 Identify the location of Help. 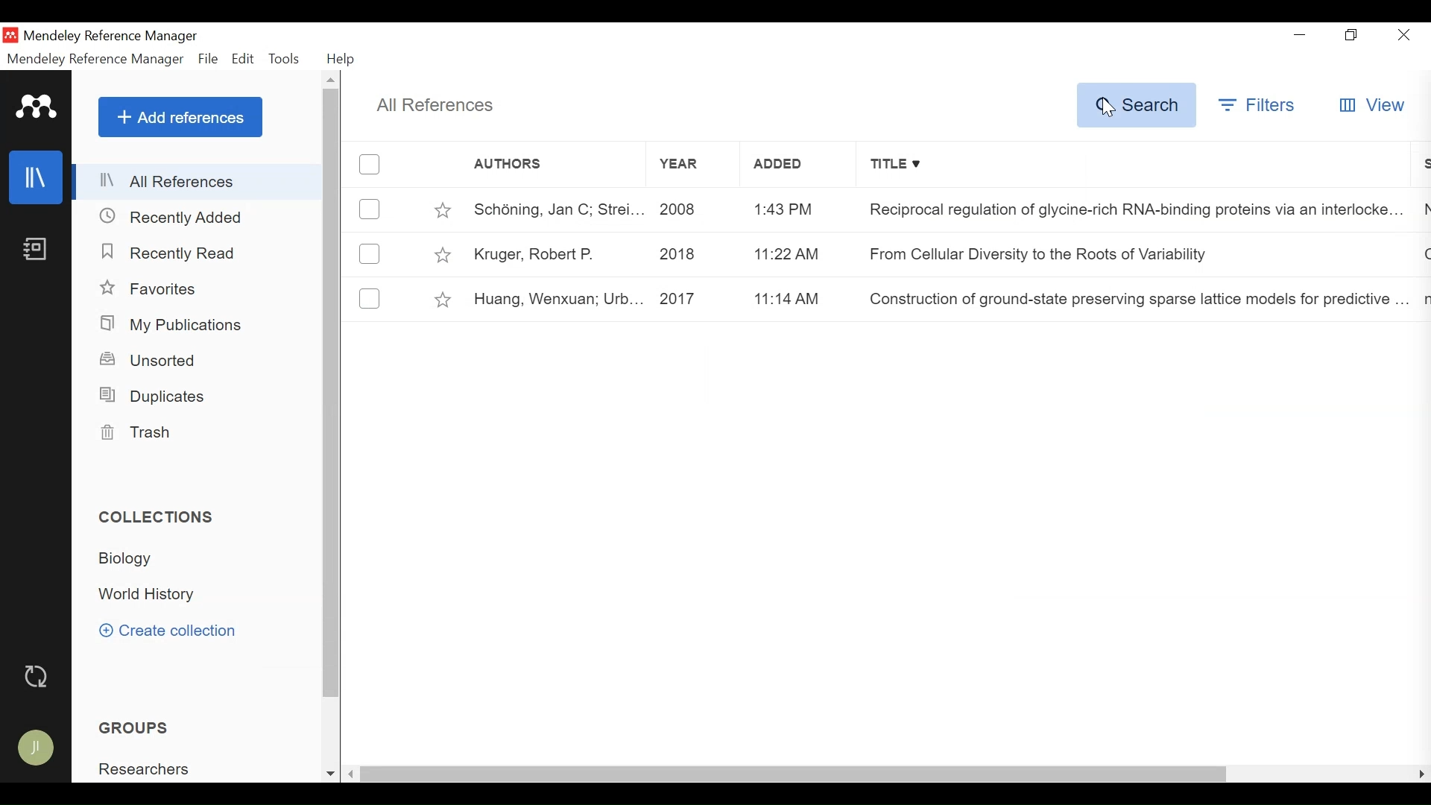
(341, 60).